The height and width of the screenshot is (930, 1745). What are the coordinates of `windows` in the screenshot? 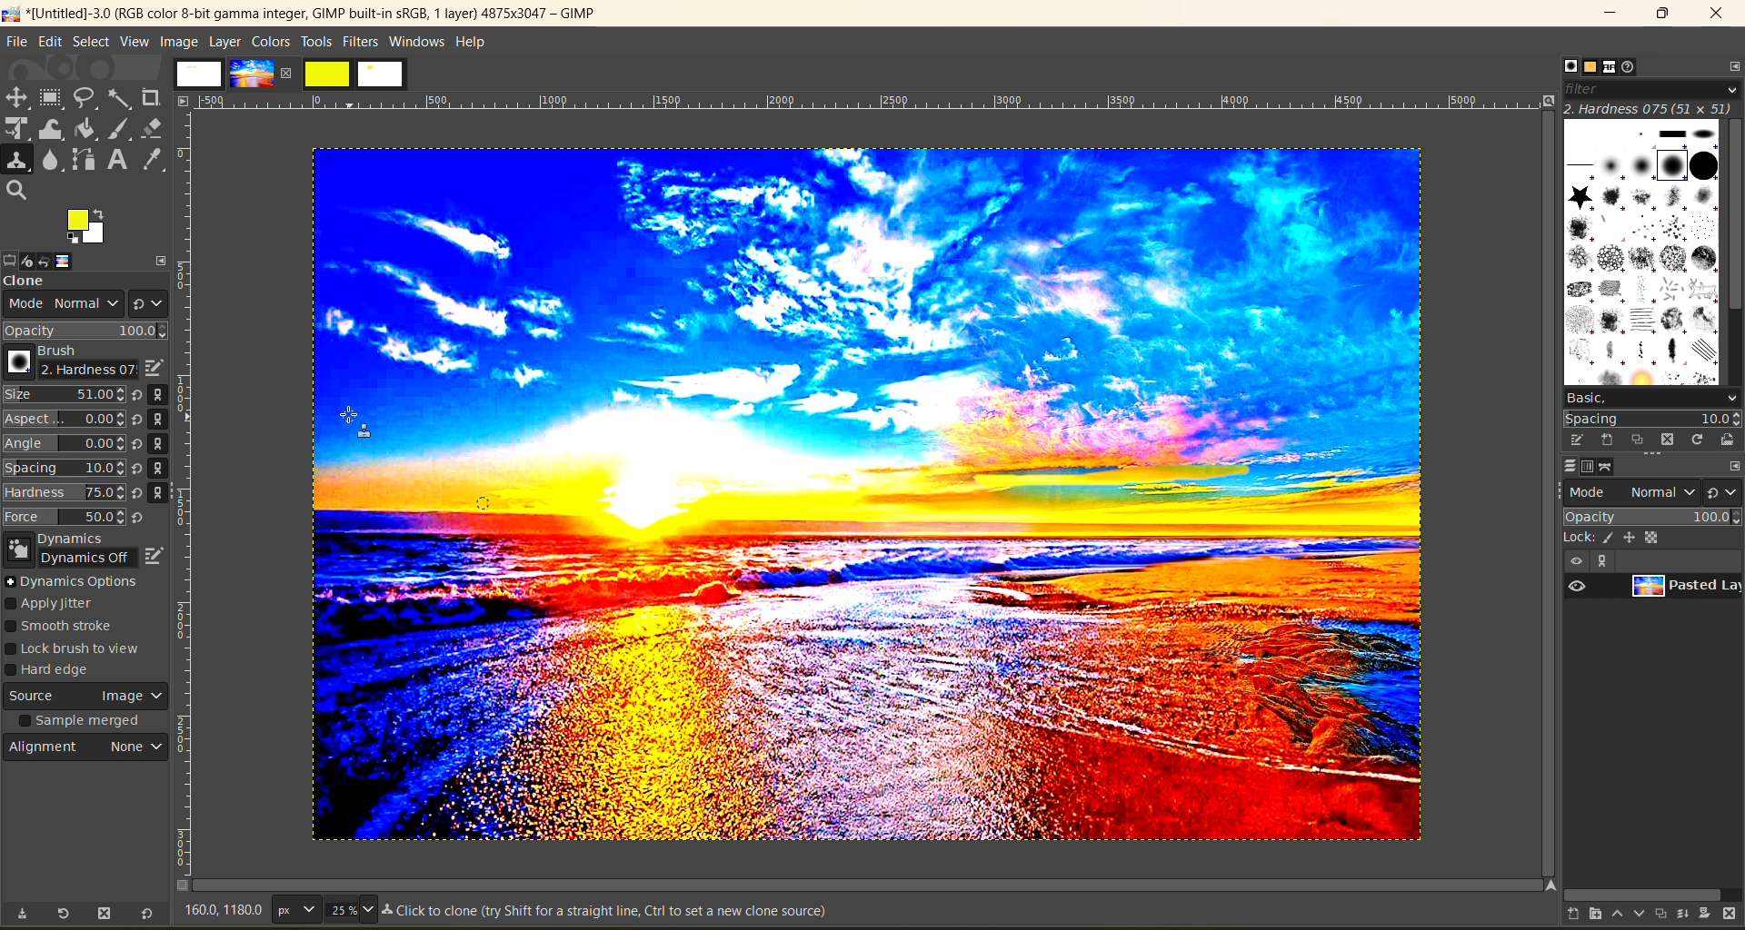 It's located at (418, 42).